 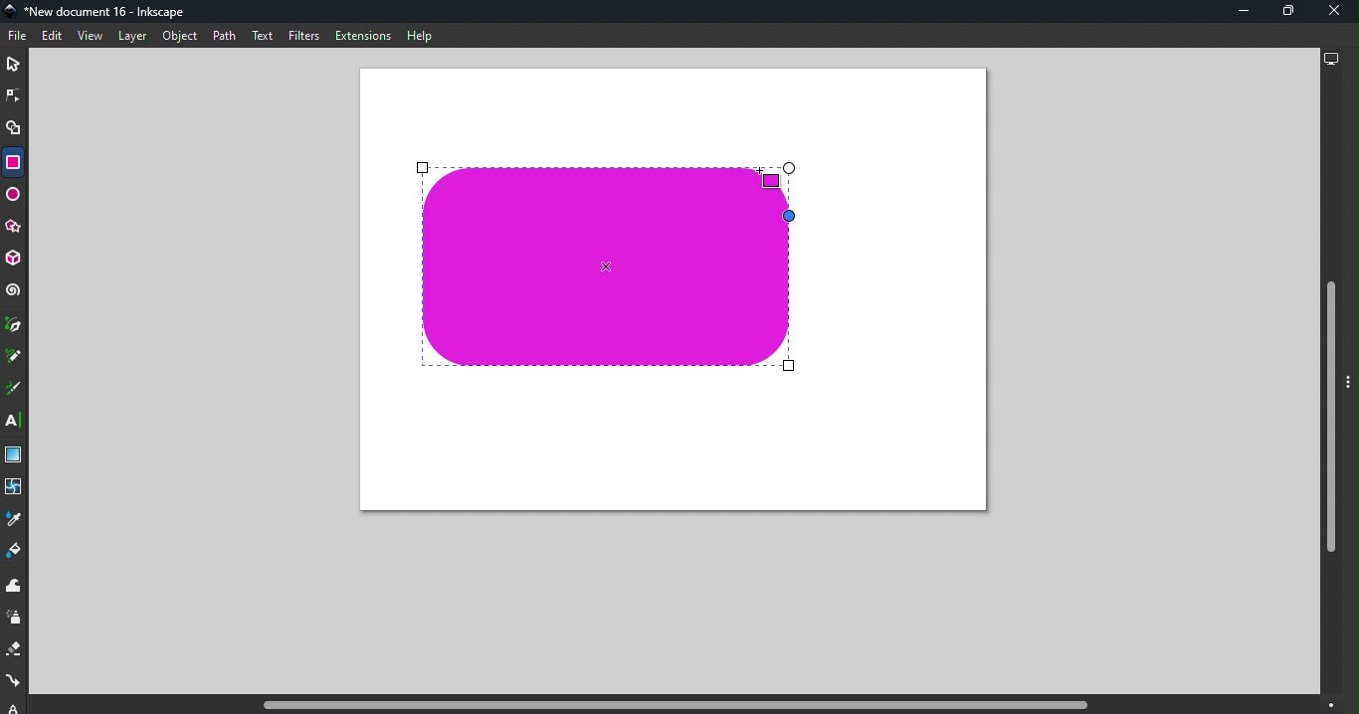 I want to click on Horizontal scroll bar, so click(x=679, y=705).